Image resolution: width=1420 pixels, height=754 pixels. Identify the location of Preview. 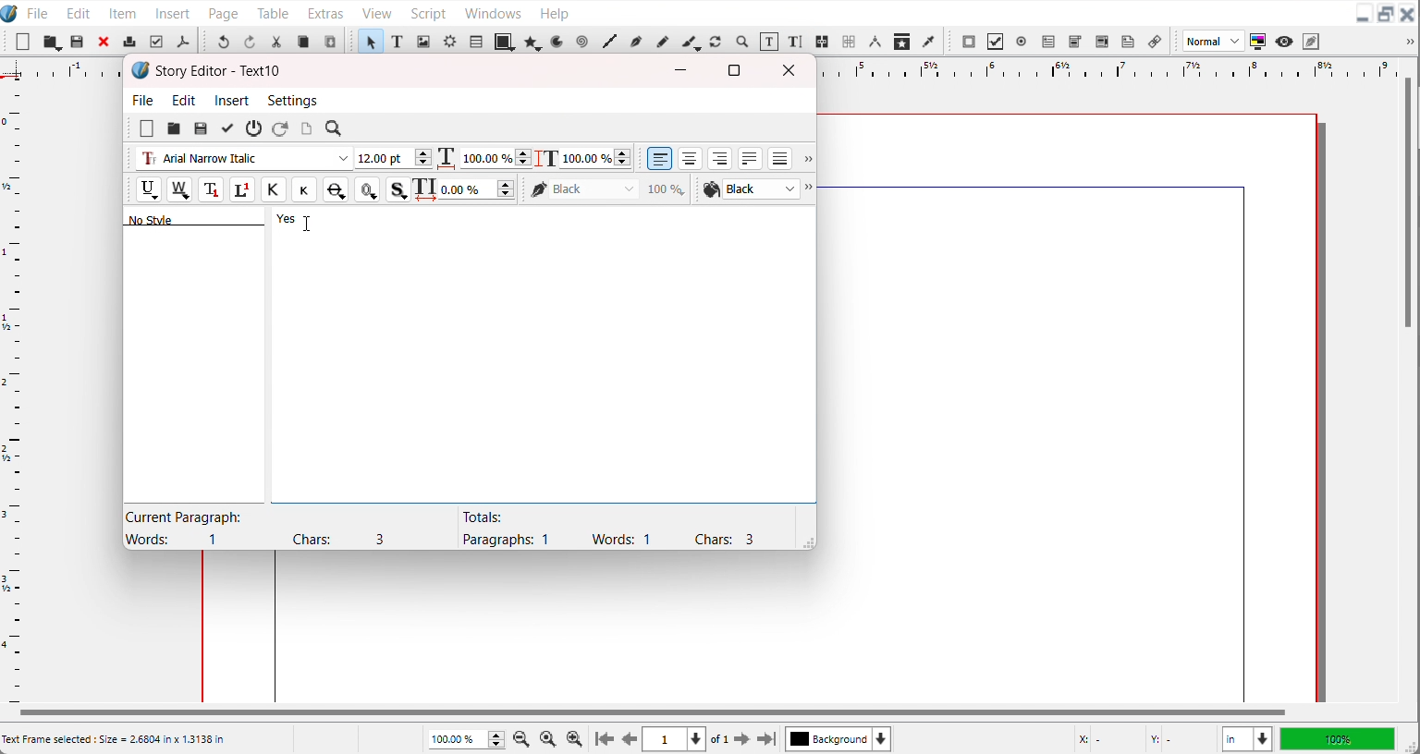
(1285, 42).